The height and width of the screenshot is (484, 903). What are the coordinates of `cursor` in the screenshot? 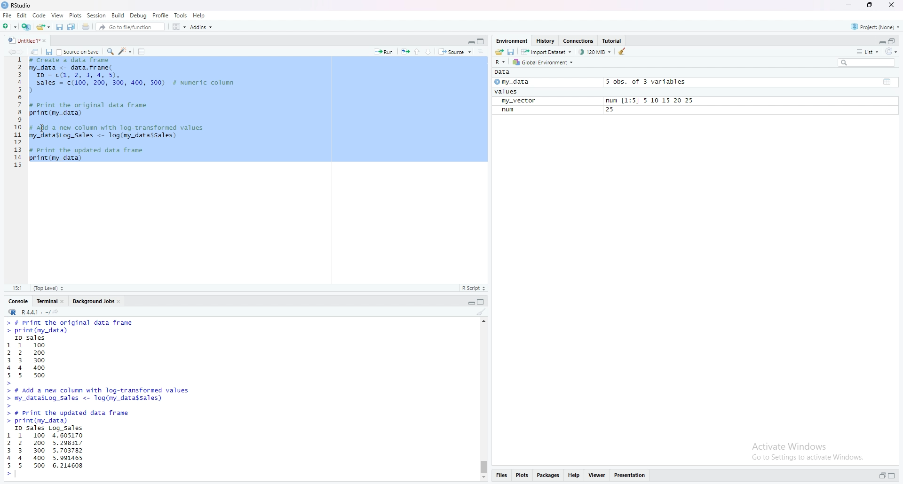 It's located at (42, 128).